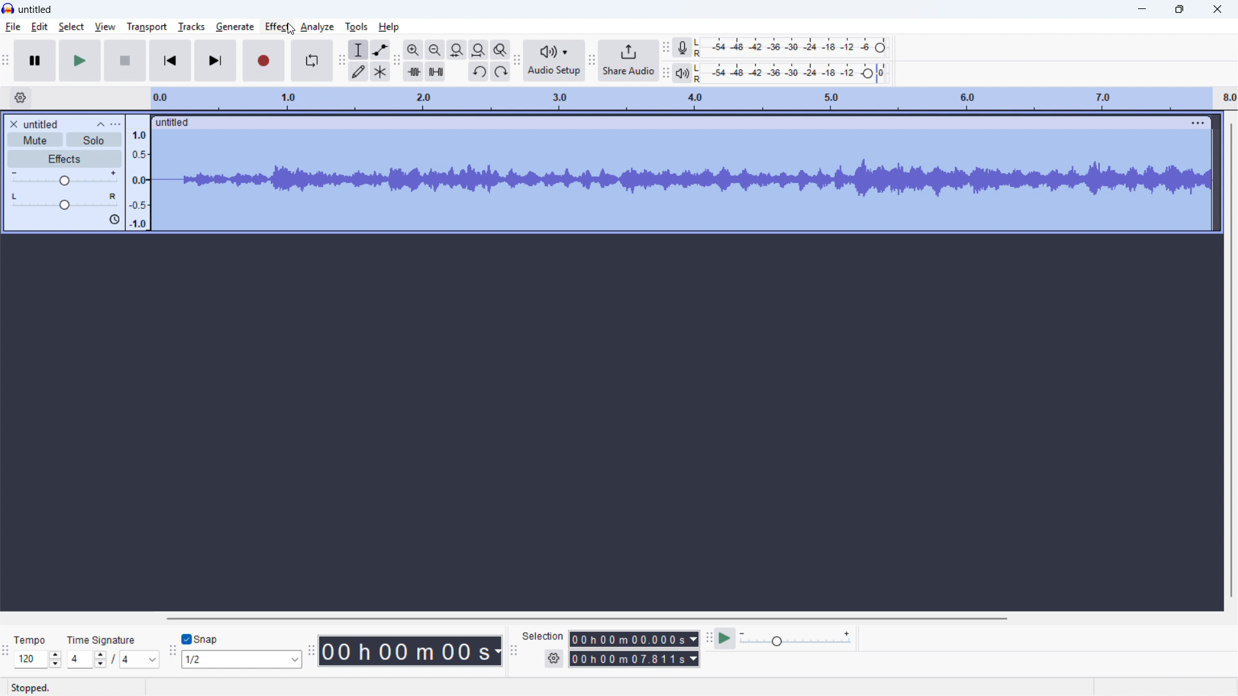  Describe the element at coordinates (357, 26) in the screenshot. I see `tools` at that location.